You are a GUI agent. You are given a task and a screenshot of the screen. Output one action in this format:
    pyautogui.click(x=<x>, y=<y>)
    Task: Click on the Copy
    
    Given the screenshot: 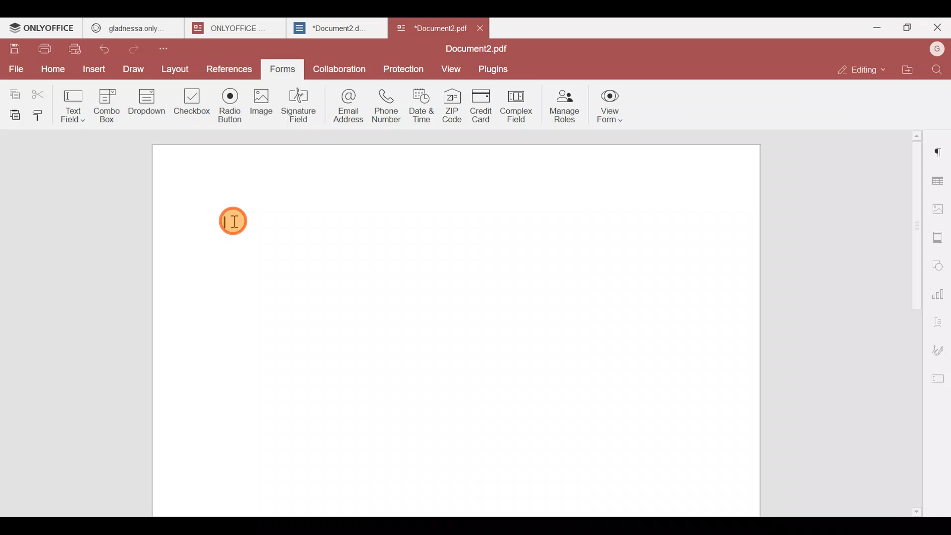 What is the action you would take?
    pyautogui.click(x=14, y=90)
    